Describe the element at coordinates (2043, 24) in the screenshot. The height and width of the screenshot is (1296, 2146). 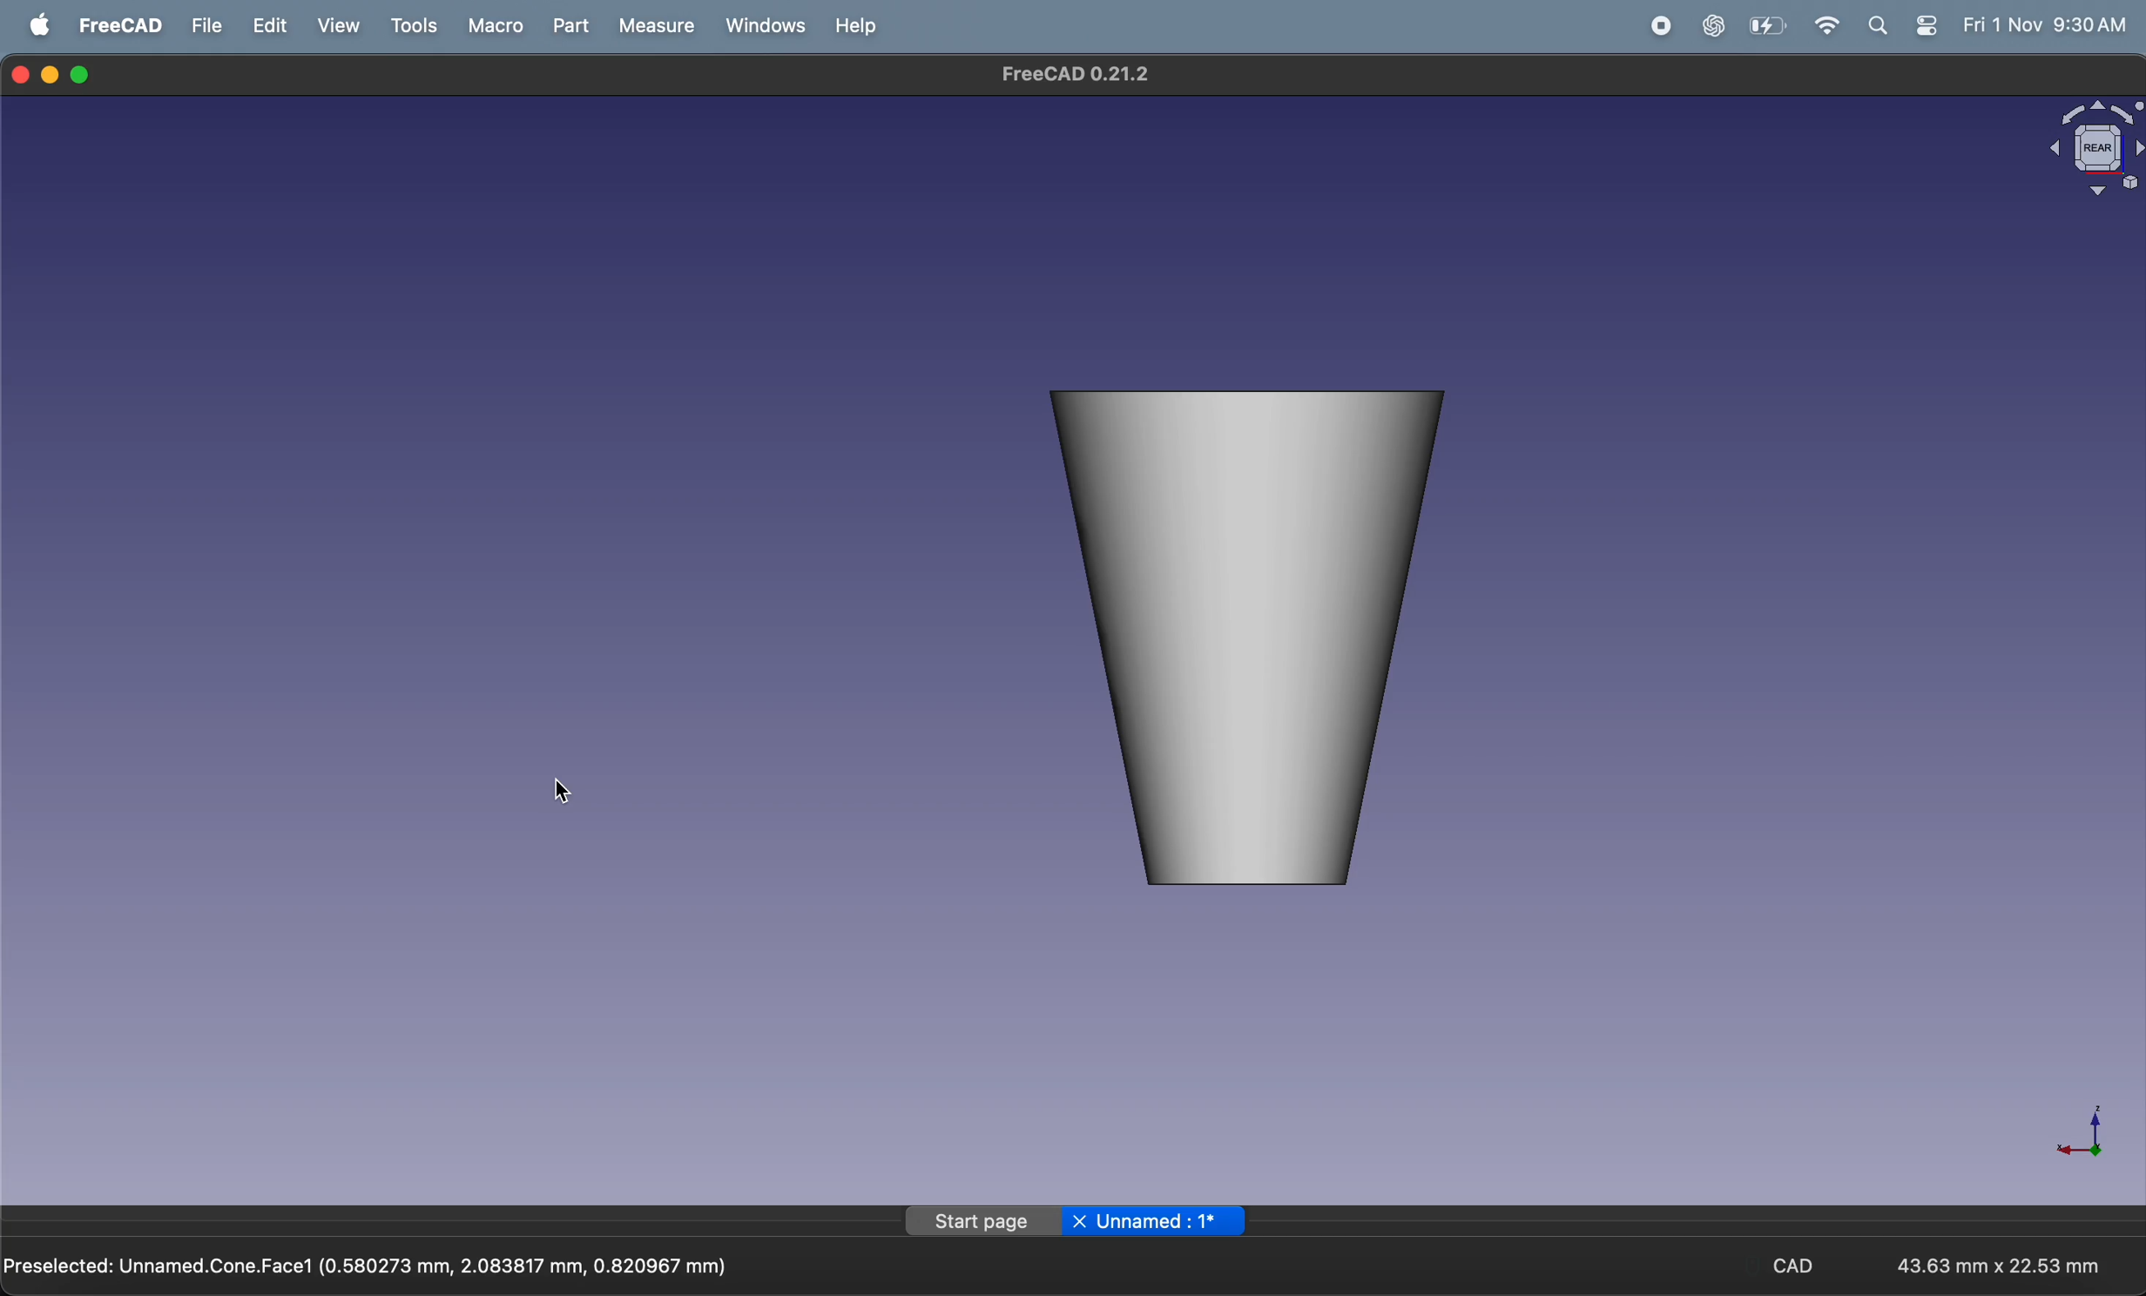
I see `Fri 1 Nov 9:30 AM` at that location.